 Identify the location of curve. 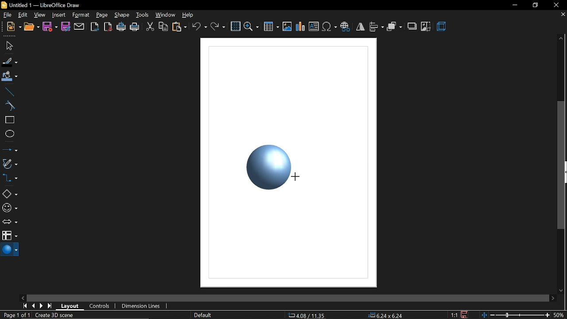
(9, 105).